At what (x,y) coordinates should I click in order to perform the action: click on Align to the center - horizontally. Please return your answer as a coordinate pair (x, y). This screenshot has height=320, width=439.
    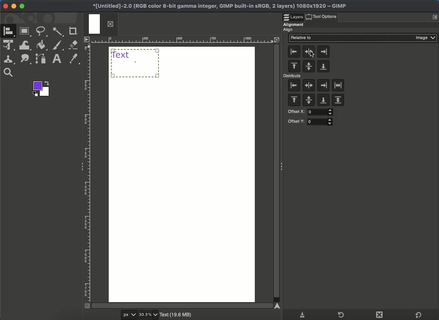
    Looking at the image, I should click on (308, 67).